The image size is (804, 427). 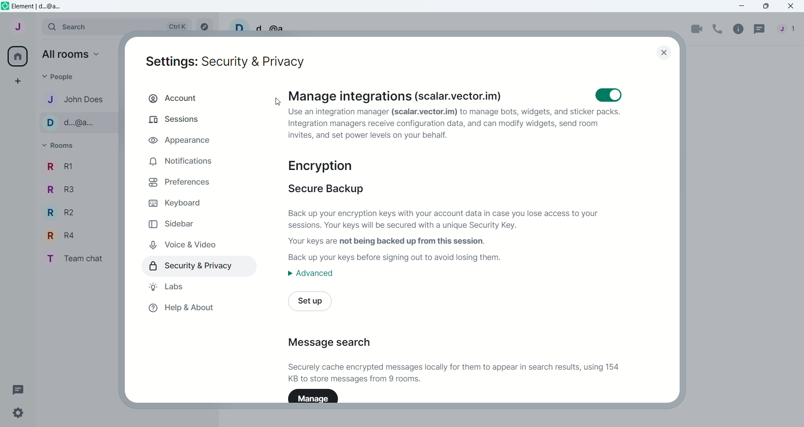 I want to click on close, so click(x=792, y=7).